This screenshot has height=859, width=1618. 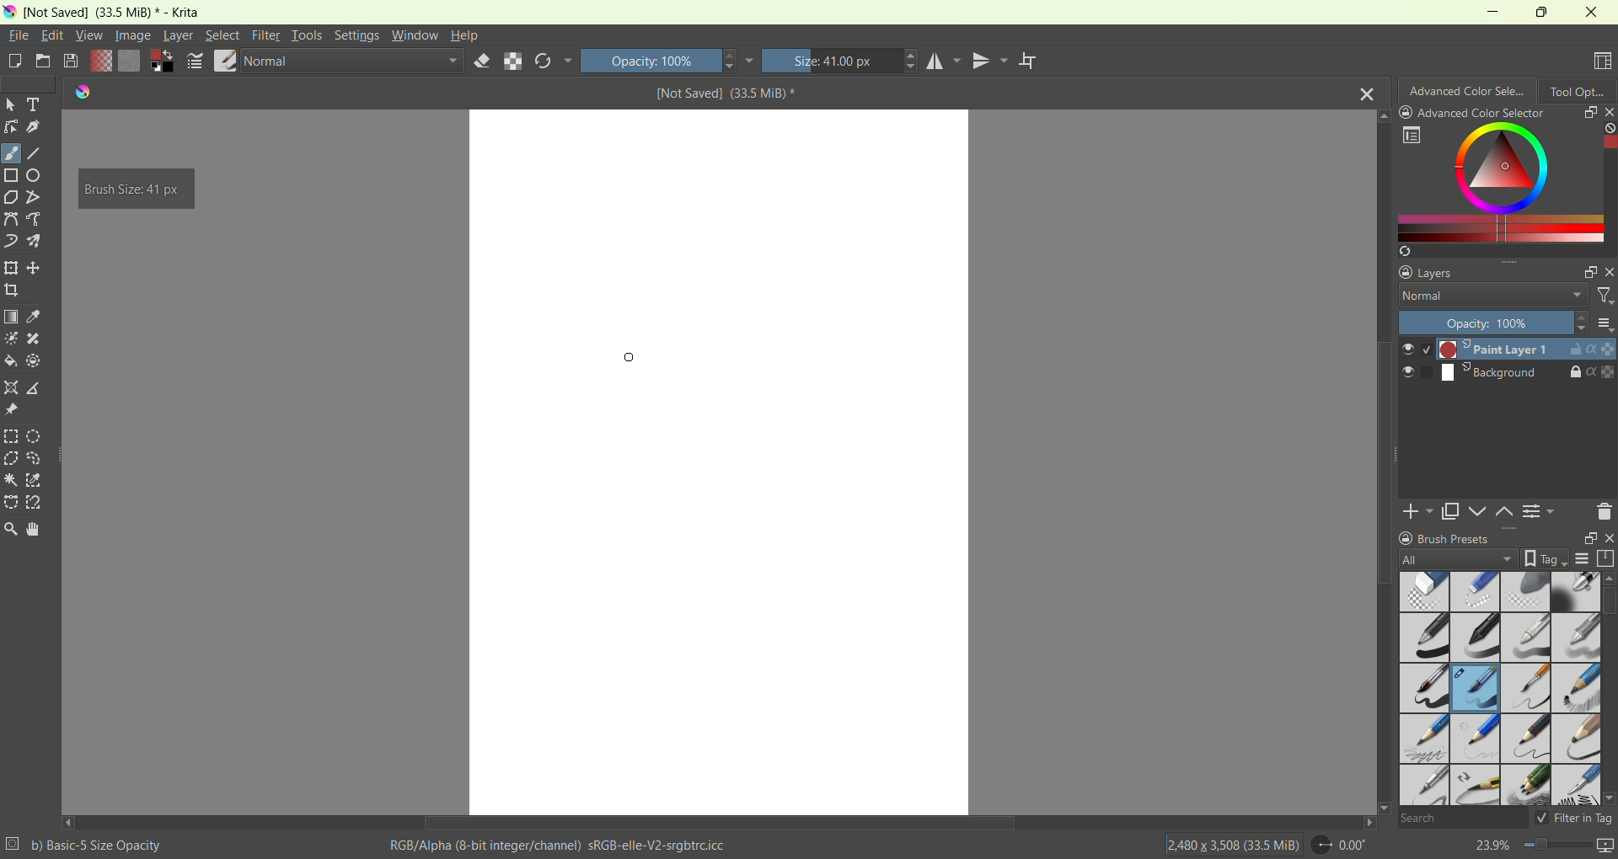 What do you see at coordinates (1488, 323) in the screenshot?
I see `Opacity 100%` at bounding box center [1488, 323].